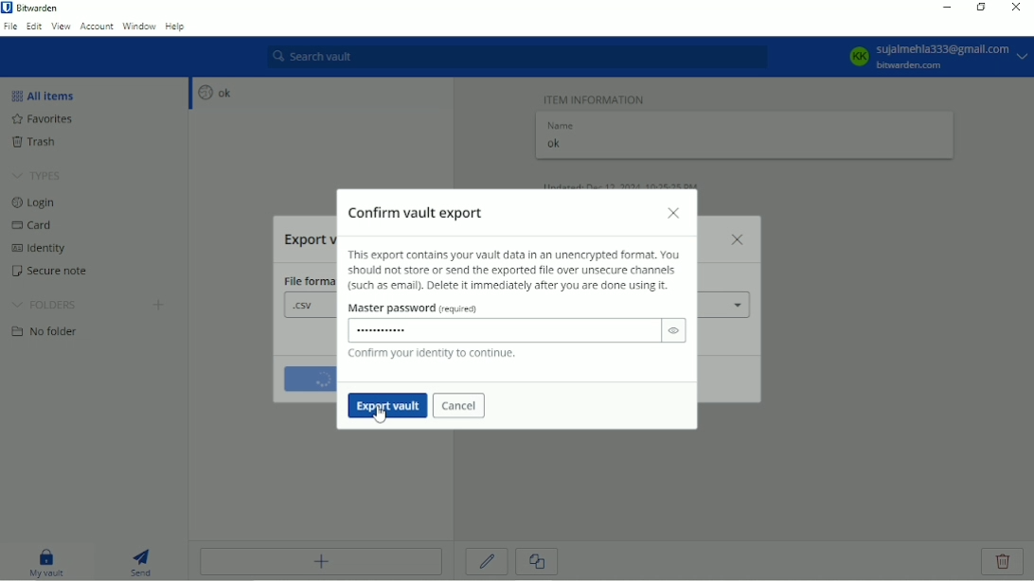 The height and width of the screenshot is (581, 1034). I want to click on Card, so click(36, 227).